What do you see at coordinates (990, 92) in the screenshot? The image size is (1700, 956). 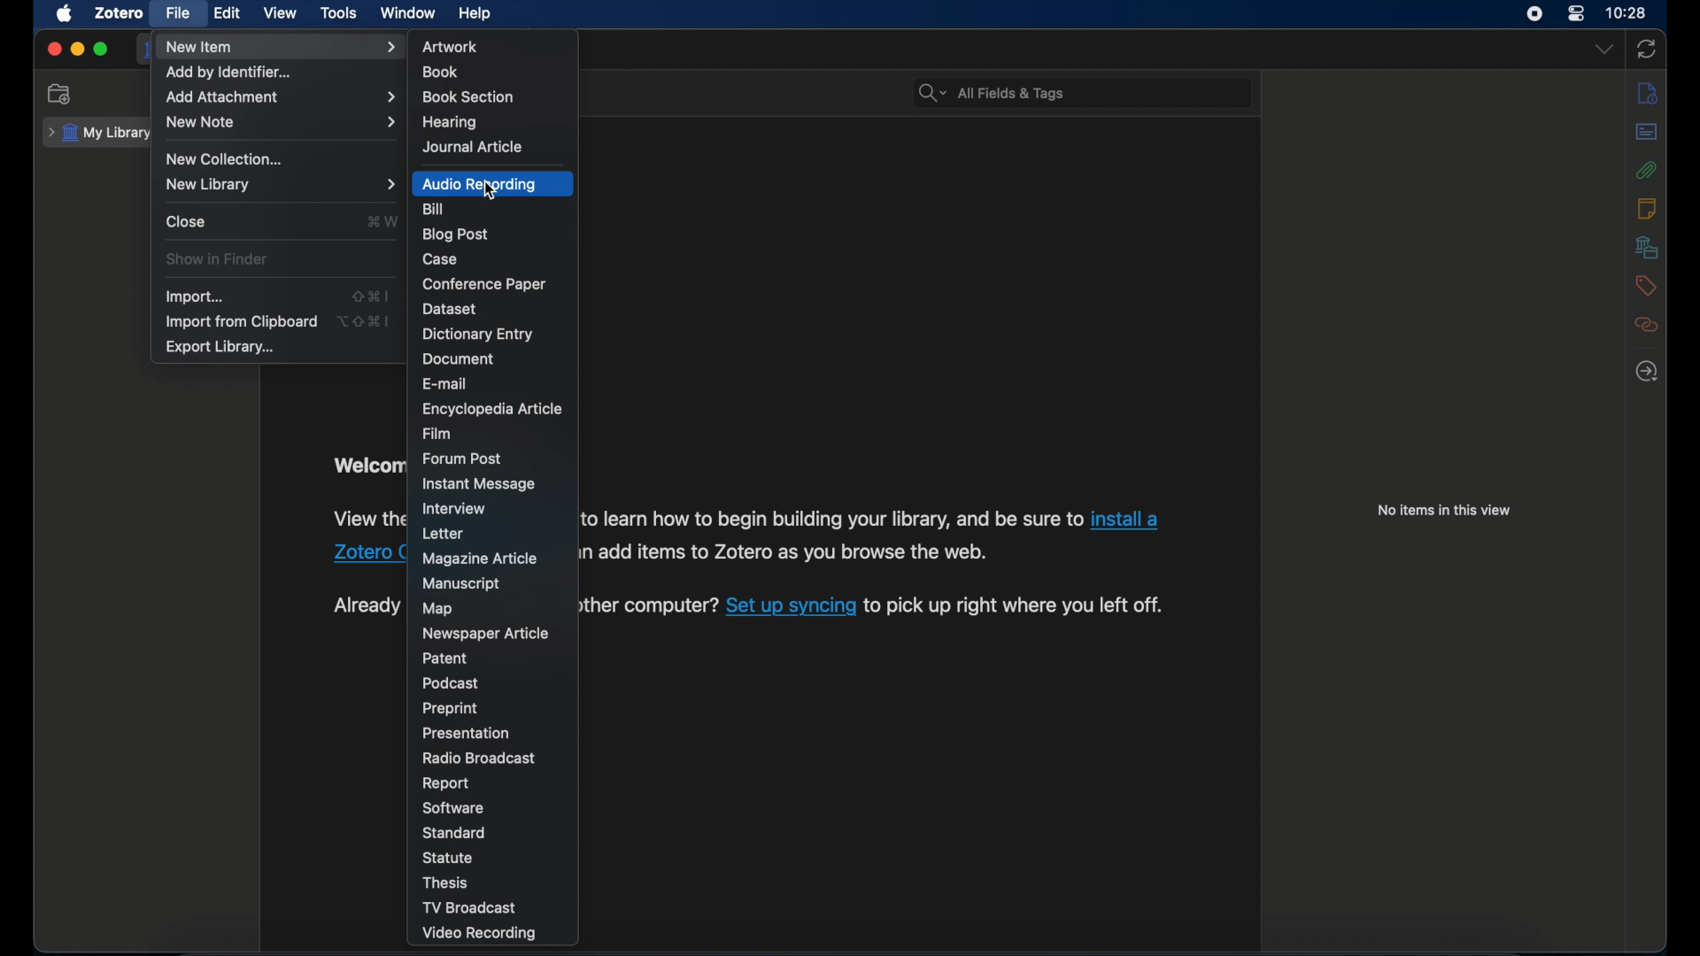 I see `all fields & tags` at bounding box center [990, 92].